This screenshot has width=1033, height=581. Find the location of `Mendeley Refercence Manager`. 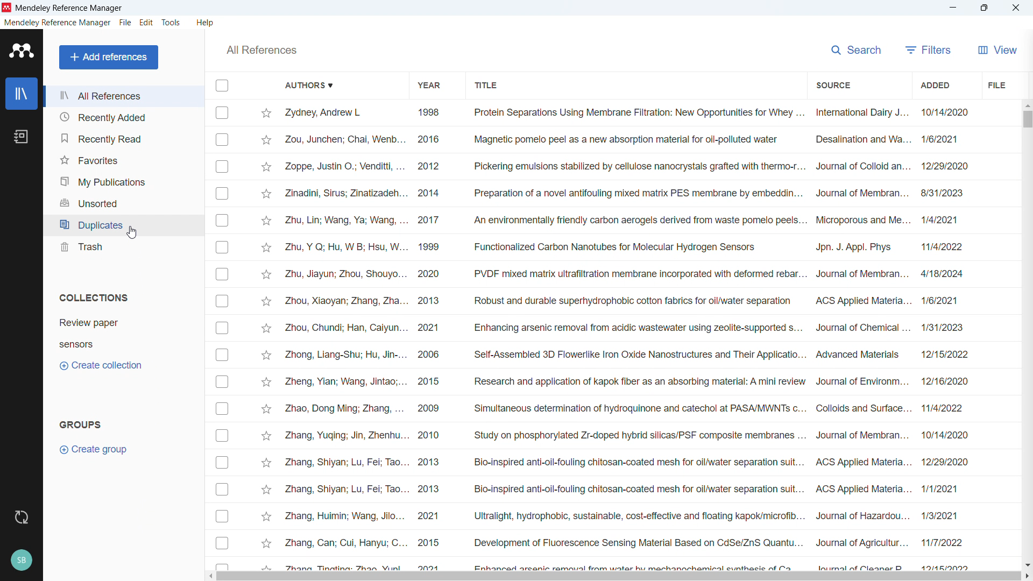

Mendeley Refercence Manager is located at coordinates (69, 8).